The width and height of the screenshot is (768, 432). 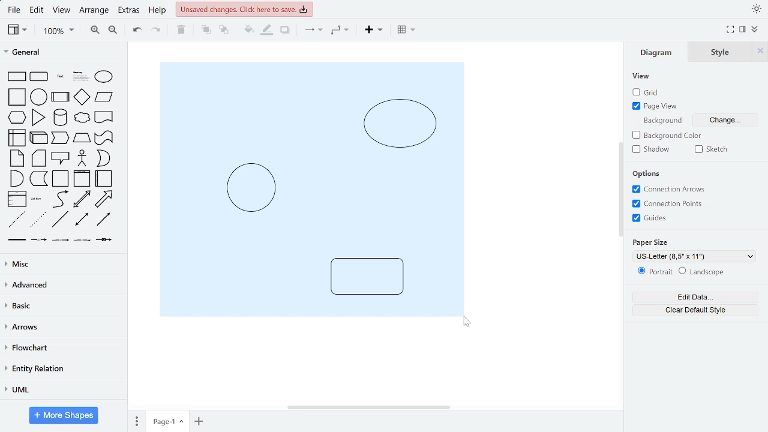 What do you see at coordinates (40, 137) in the screenshot?
I see `cube` at bounding box center [40, 137].